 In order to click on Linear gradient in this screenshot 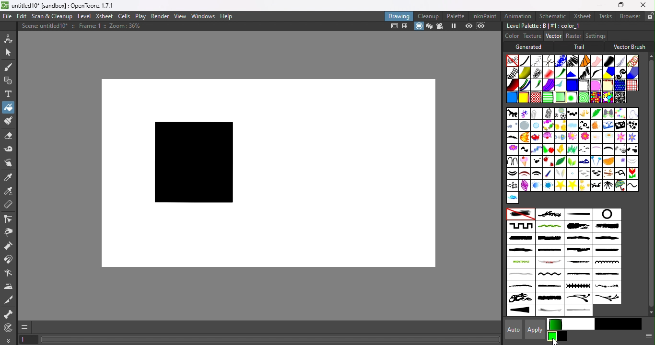, I will do `click(560, 96)`.